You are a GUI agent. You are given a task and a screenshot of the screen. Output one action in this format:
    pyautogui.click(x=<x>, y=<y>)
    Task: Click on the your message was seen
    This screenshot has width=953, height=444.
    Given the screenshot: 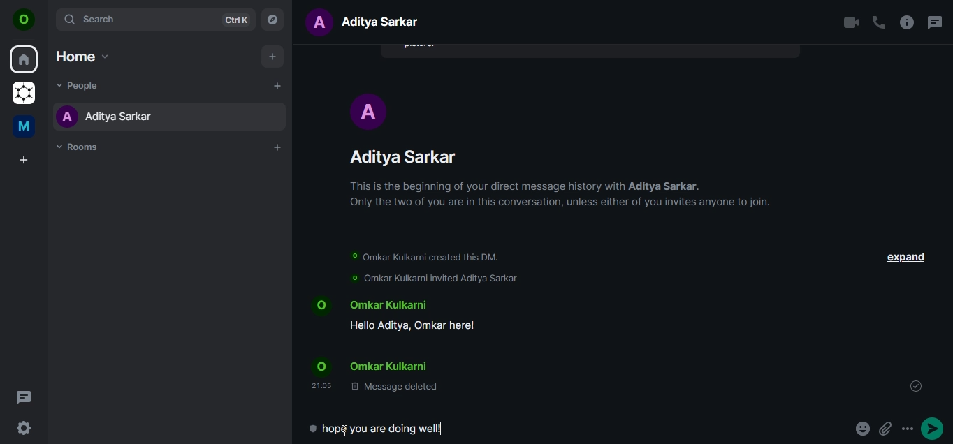 What is the action you would take?
    pyautogui.click(x=915, y=385)
    